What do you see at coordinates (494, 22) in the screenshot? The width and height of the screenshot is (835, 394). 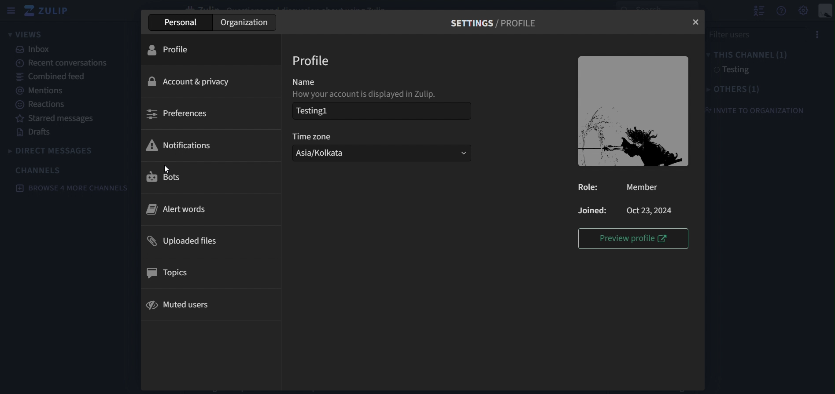 I see `settings` at bounding box center [494, 22].